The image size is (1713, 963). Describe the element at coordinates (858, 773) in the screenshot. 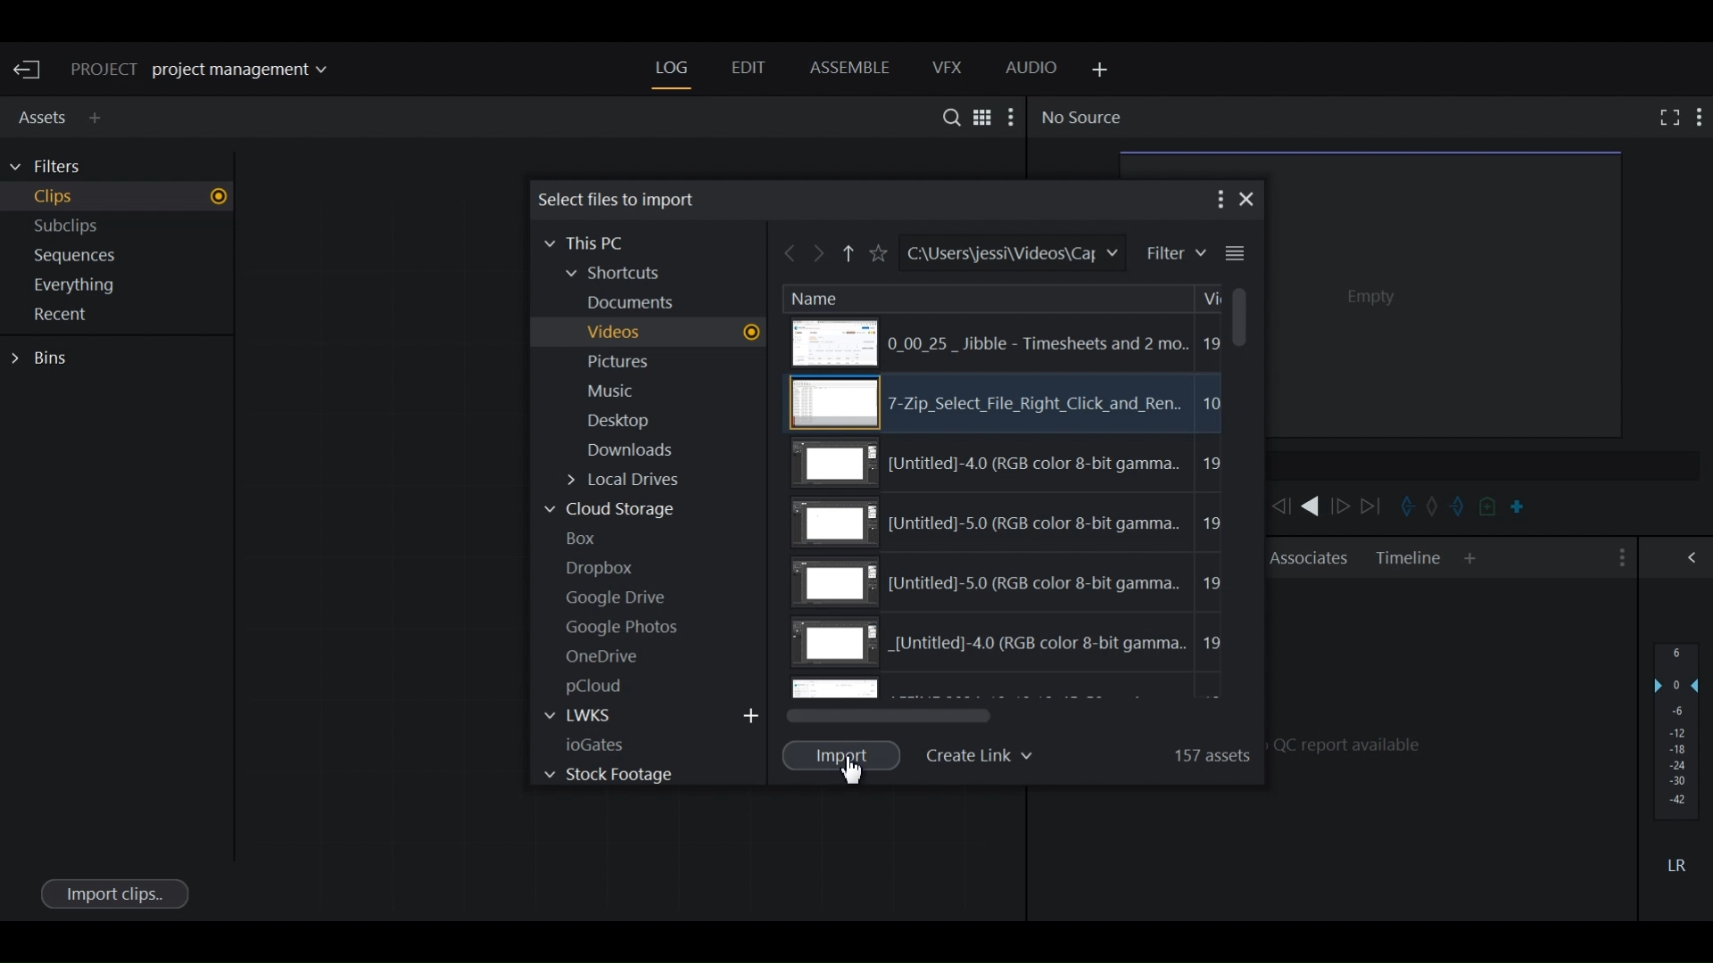

I see `Cursor` at that location.